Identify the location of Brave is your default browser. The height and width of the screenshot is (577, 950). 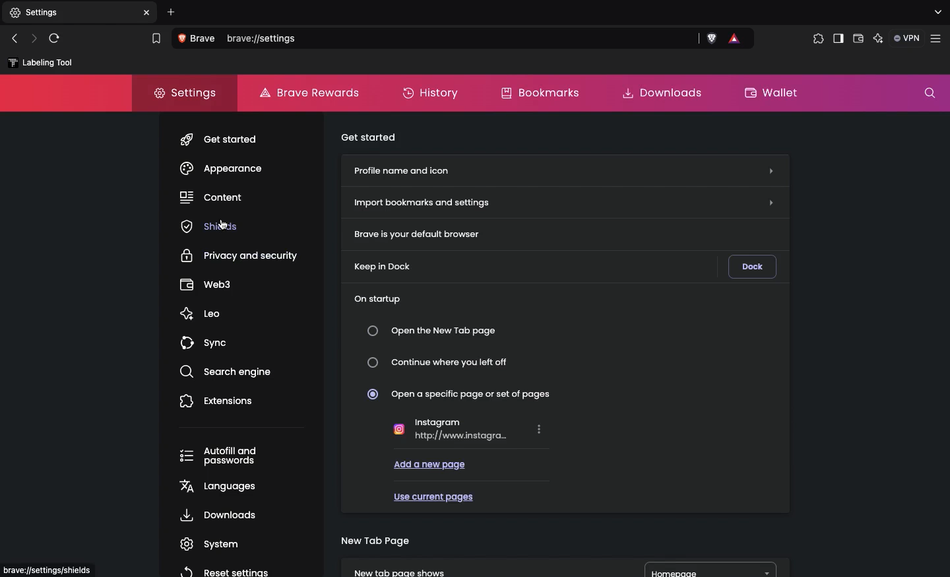
(418, 236).